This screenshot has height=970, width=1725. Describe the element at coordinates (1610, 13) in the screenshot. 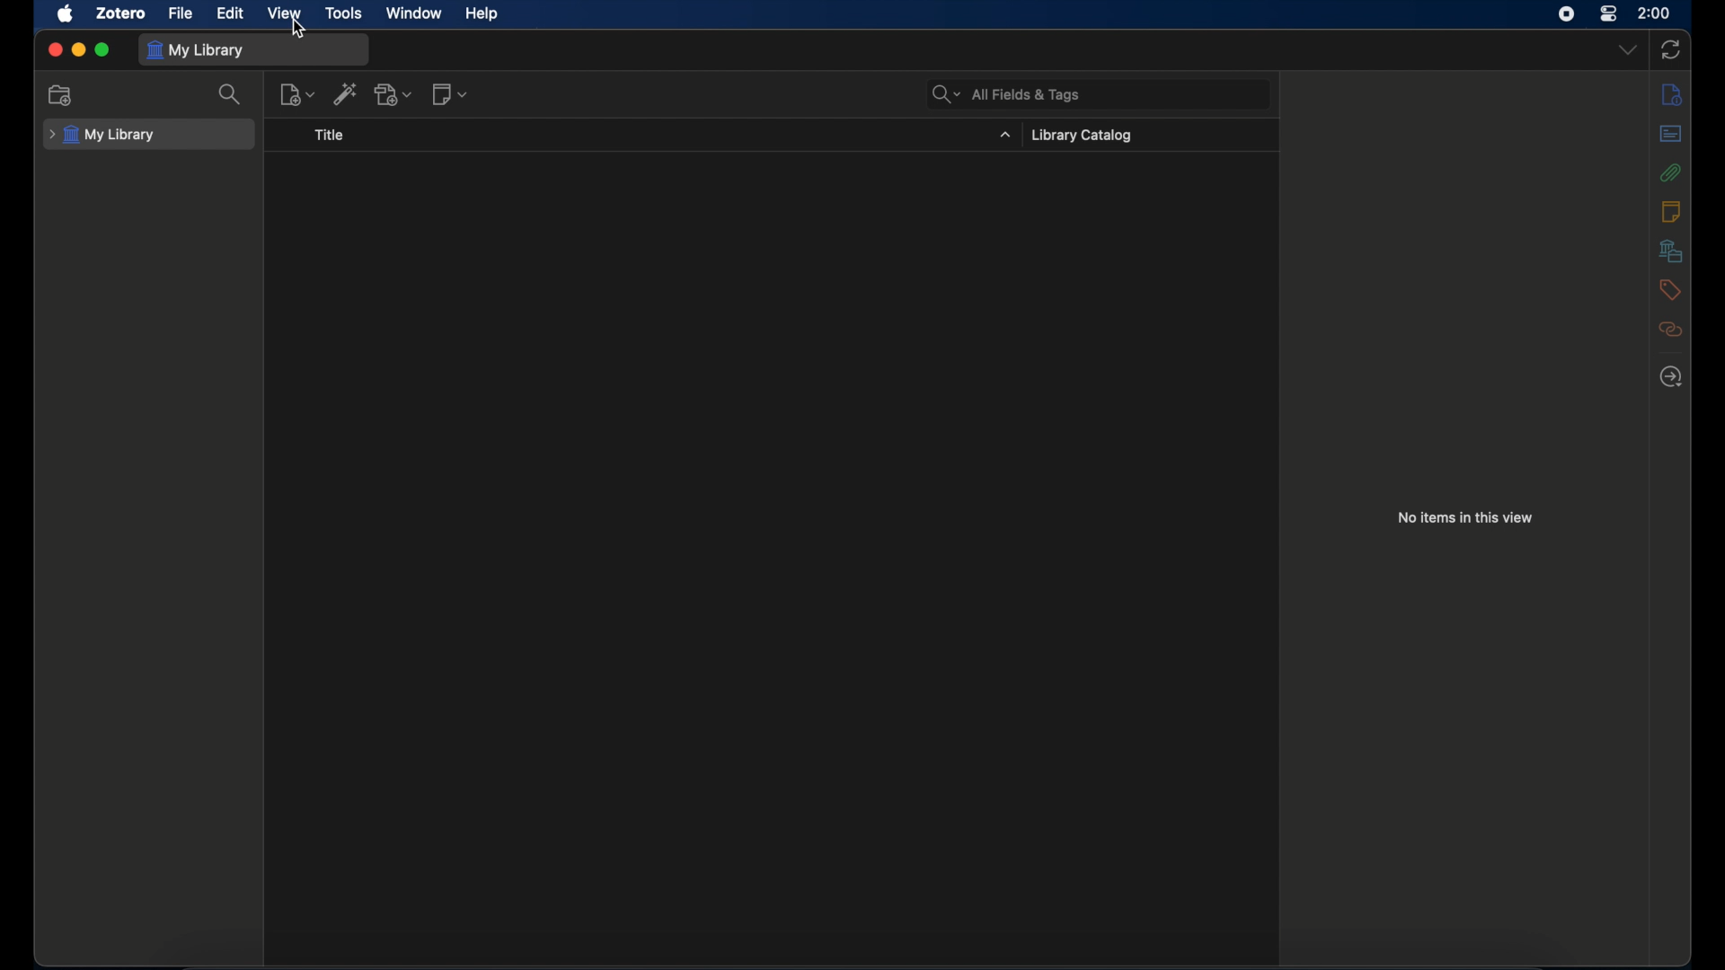

I see `control center` at that location.